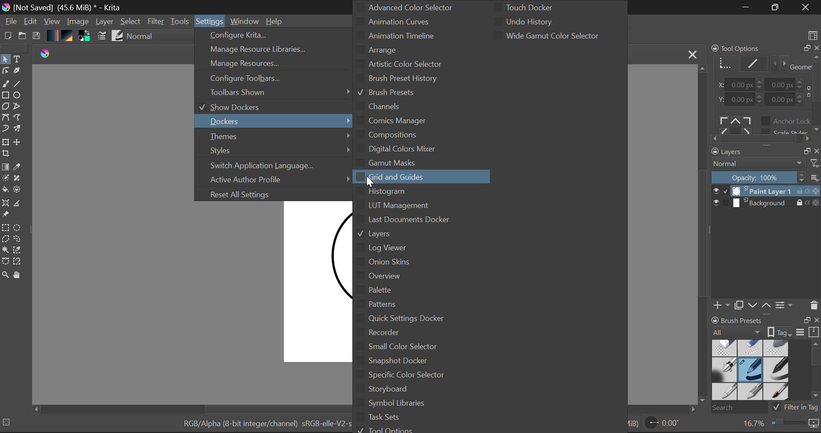 The image size is (821, 433). I want to click on Freehand Path Tool, so click(21, 119).